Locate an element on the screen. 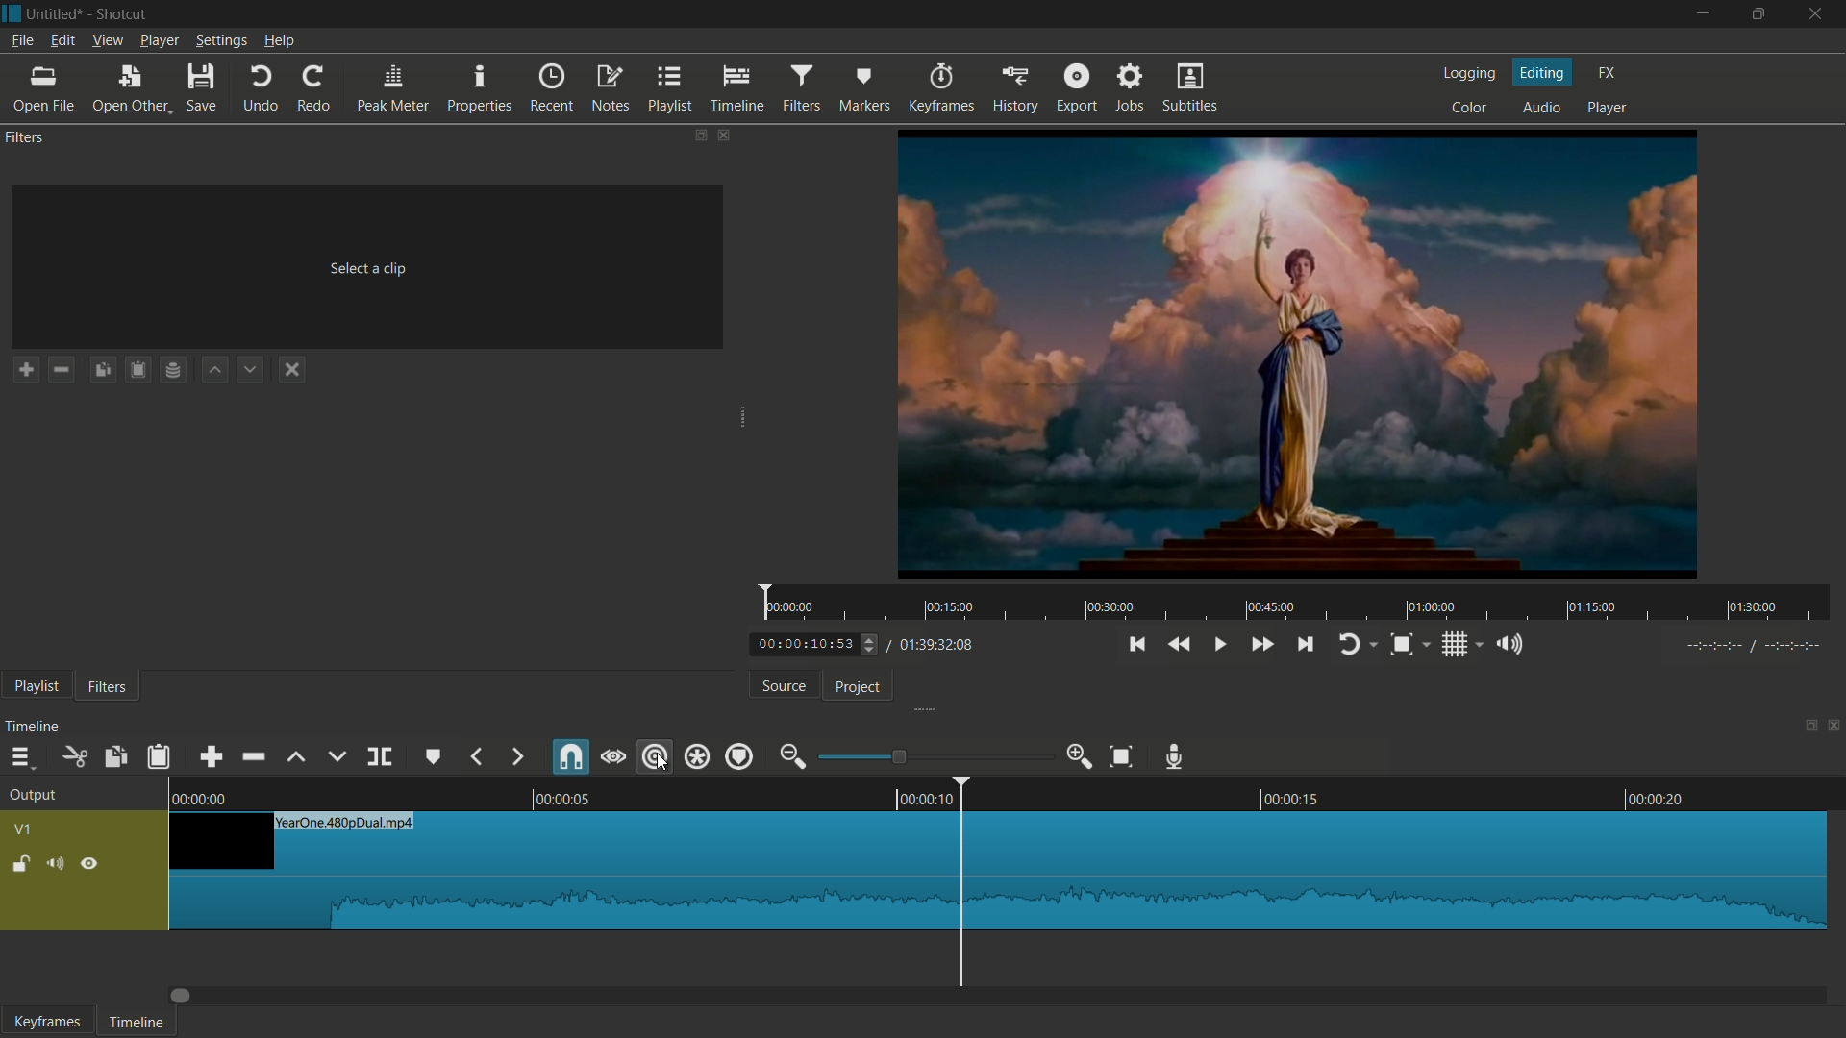 This screenshot has width=1846, height=1038. quickly play backward is located at coordinates (1181, 644).